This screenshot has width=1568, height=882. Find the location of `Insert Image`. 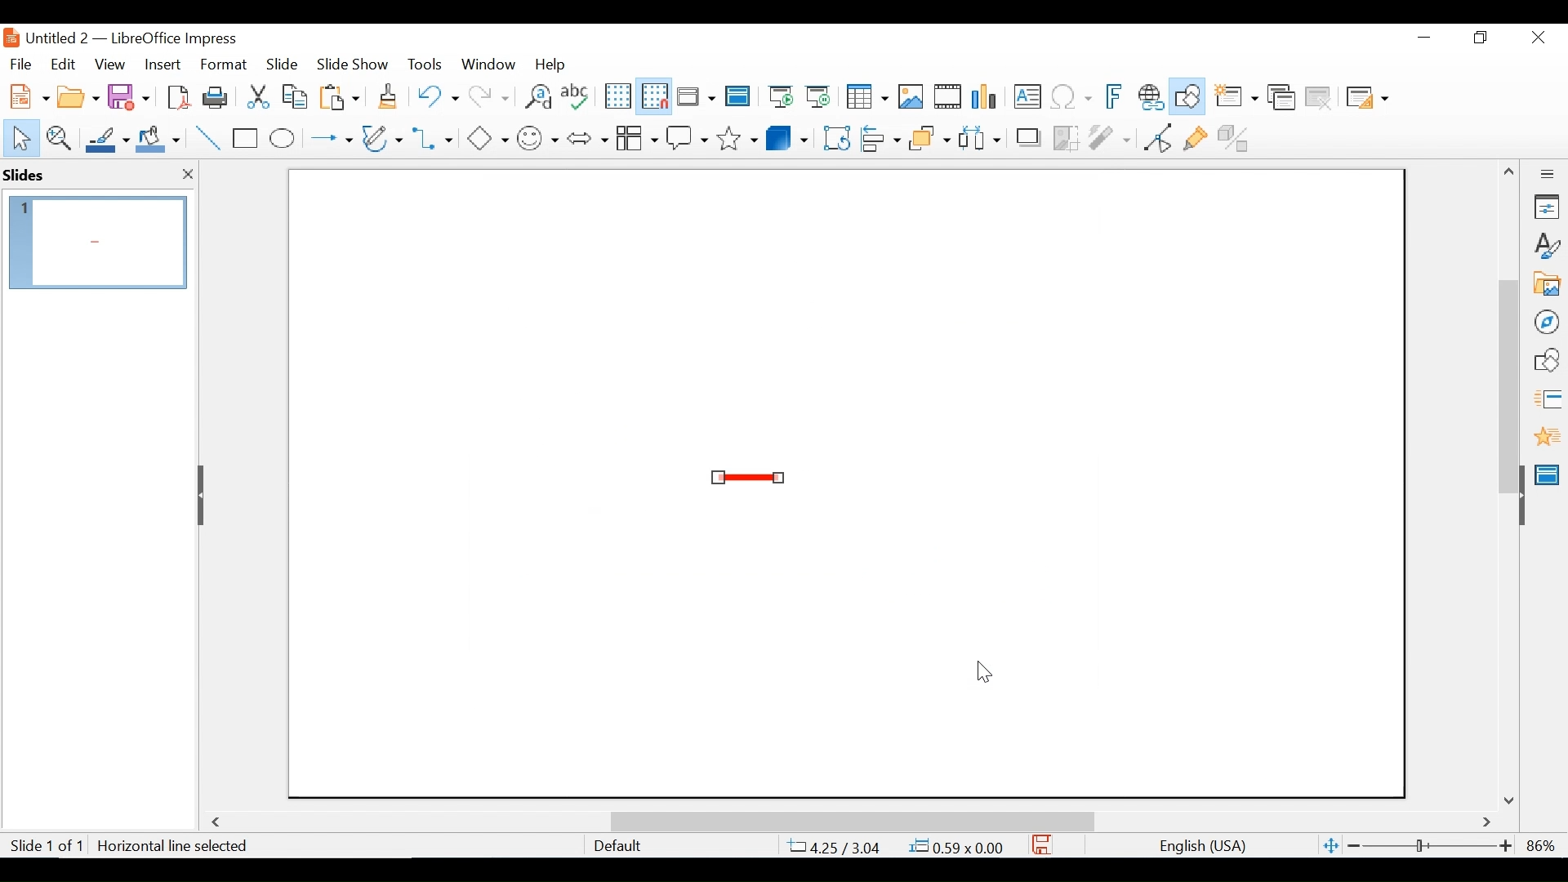

Insert Image is located at coordinates (910, 97).